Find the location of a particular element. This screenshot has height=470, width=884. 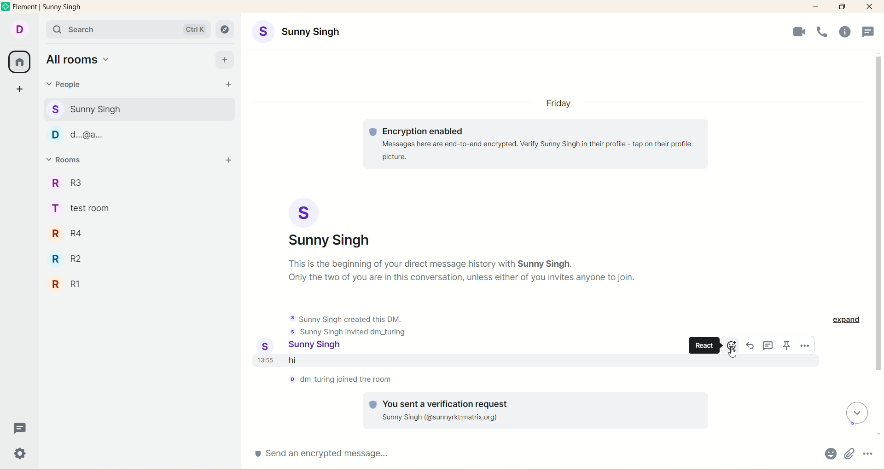

add is located at coordinates (227, 161).